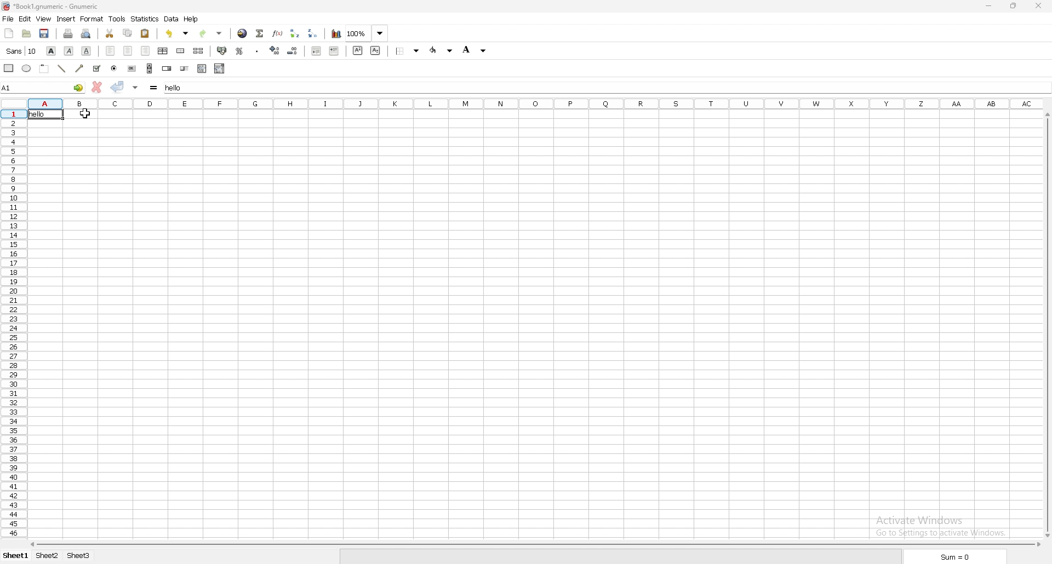 The image size is (1052, 564). I want to click on bold, so click(50, 50).